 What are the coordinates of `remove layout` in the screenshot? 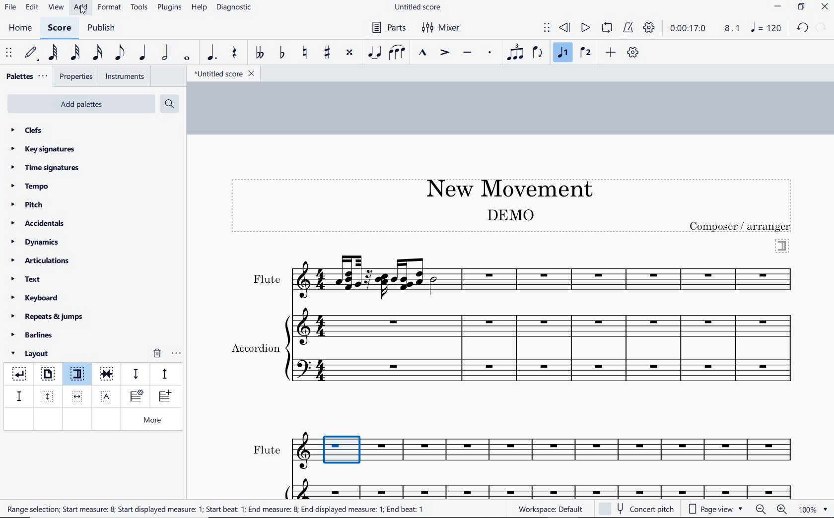 It's located at (157, 354).